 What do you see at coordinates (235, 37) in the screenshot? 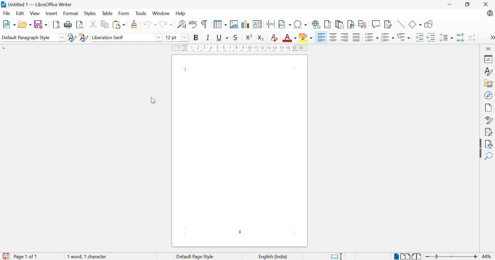
I see `Strikethrough` at bounding box center [235, 37].